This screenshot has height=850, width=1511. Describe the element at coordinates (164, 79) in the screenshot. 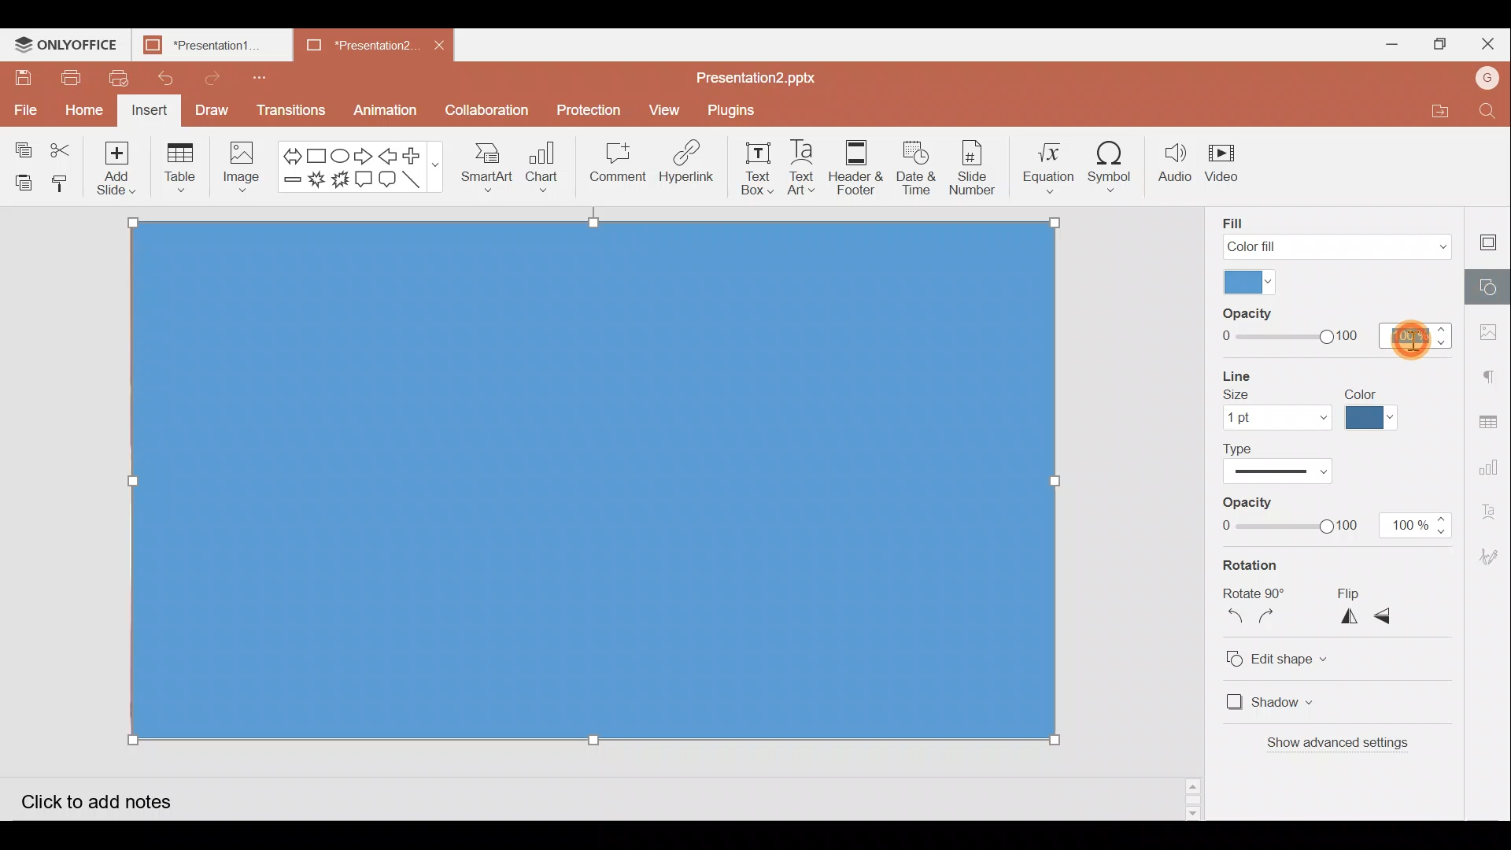

I see `Undo` at that location.